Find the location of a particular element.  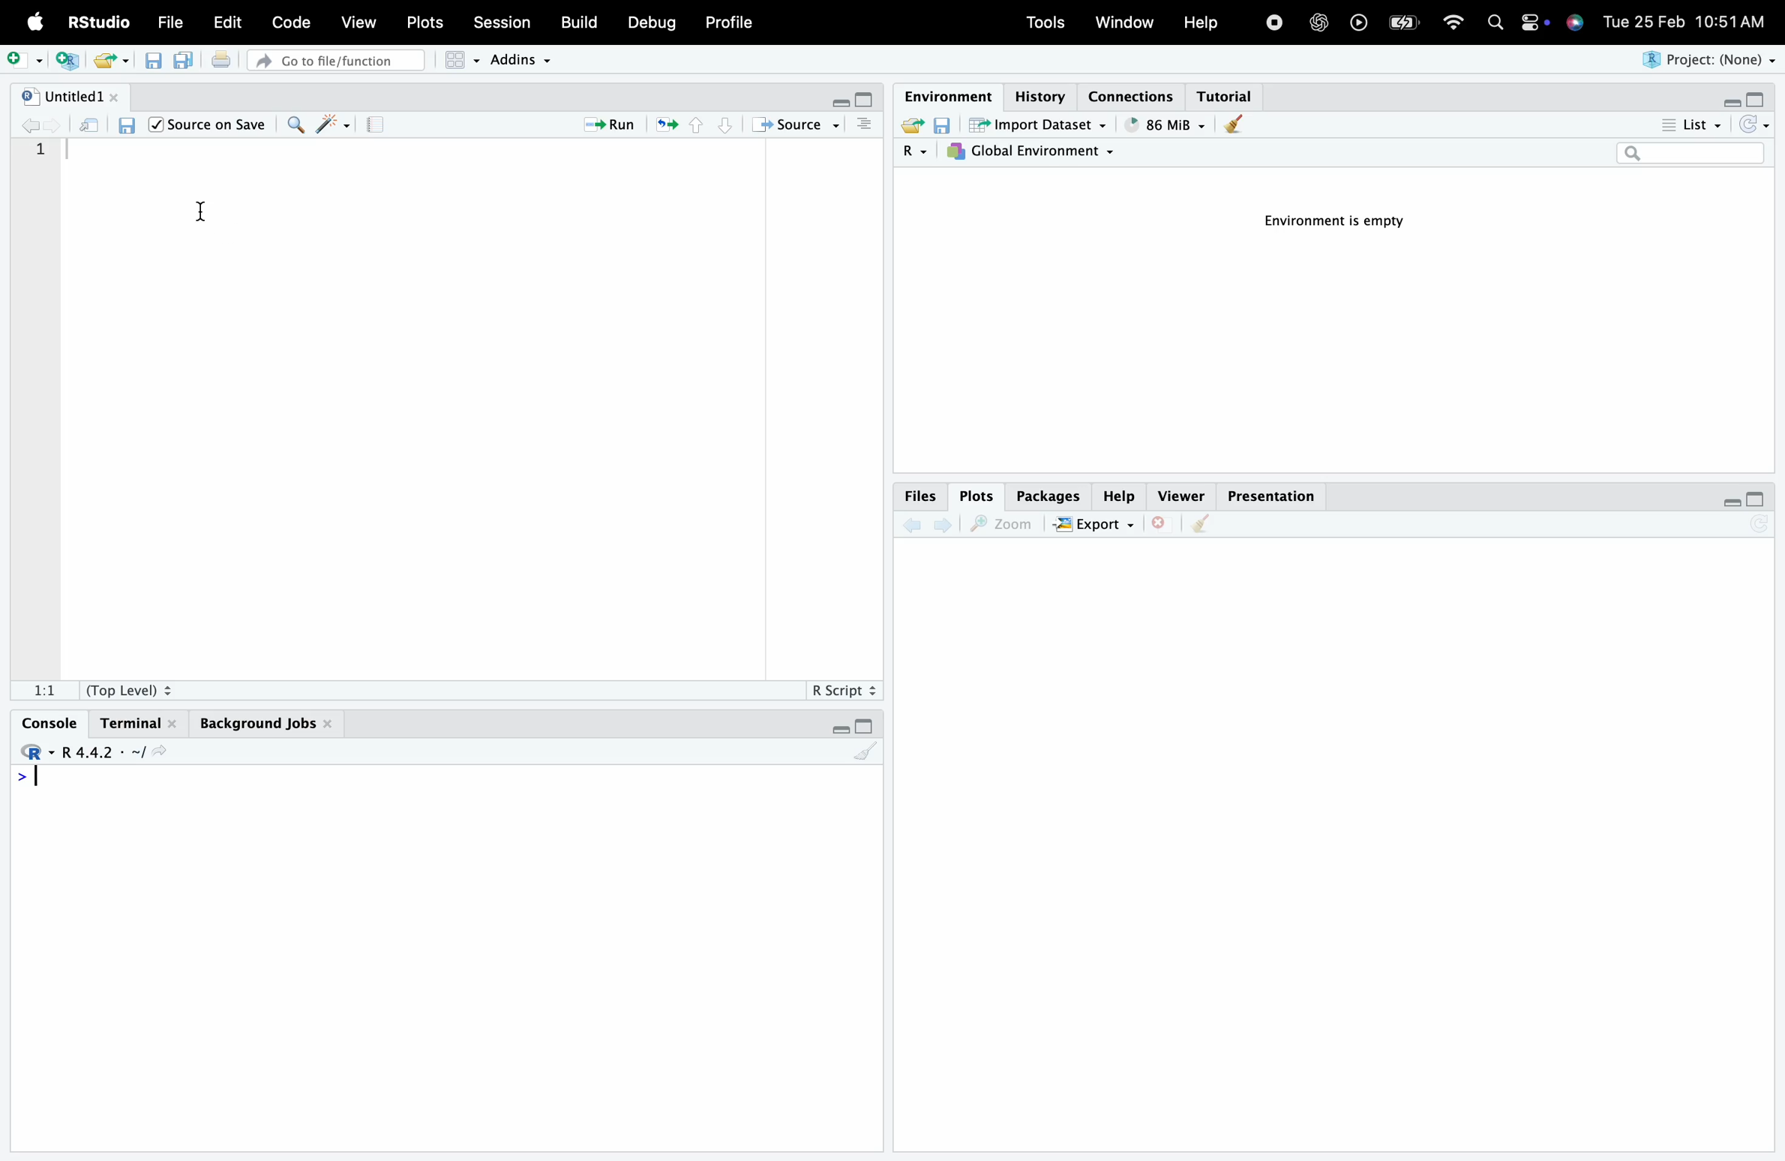

Tutorial is located at coordinates (1230, 95).